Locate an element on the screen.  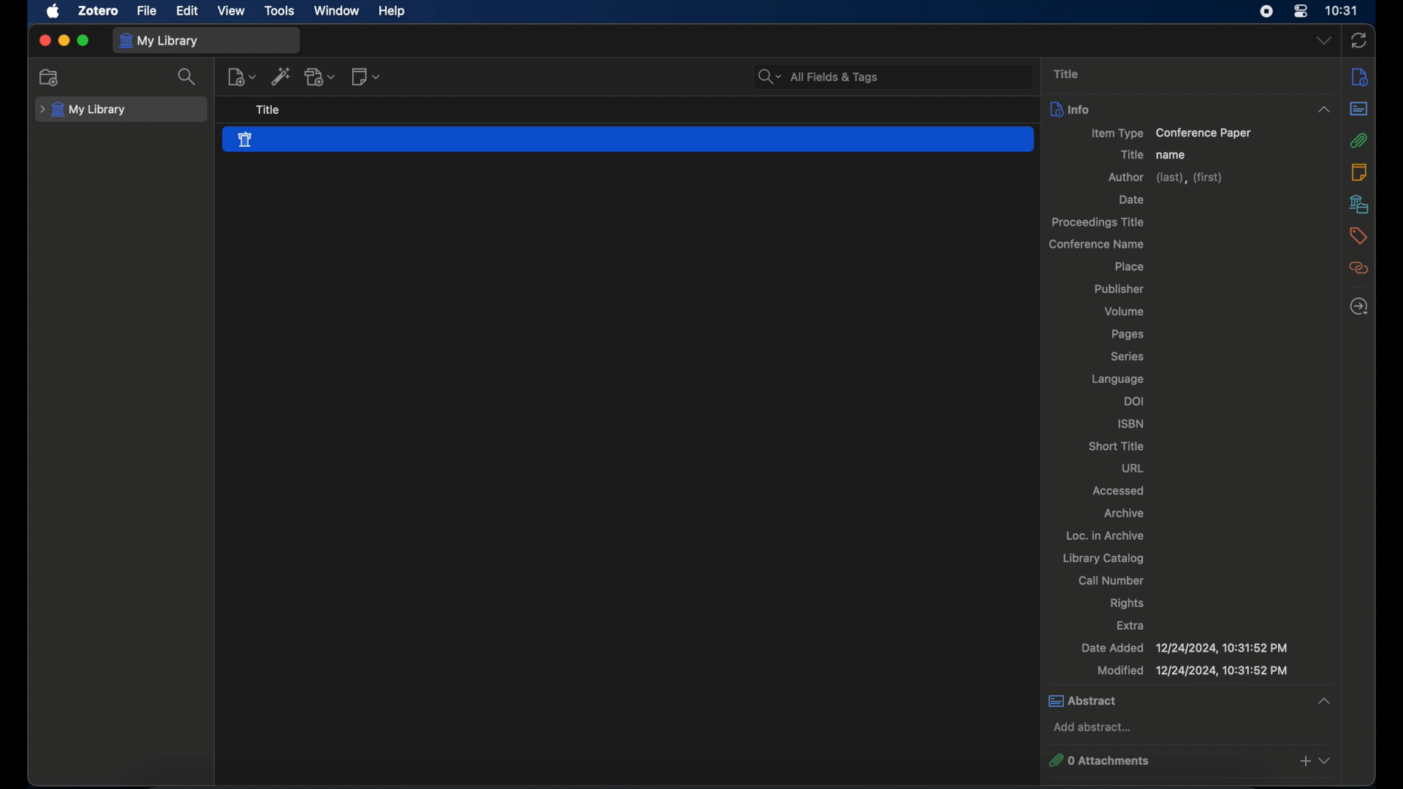
extra is located at coordinates (1130, 625).